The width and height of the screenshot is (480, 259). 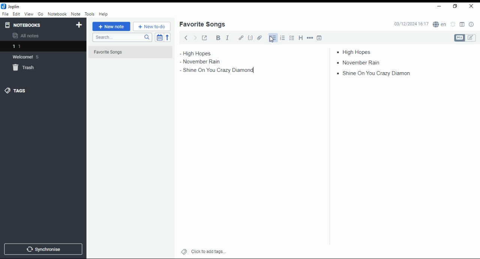 What do you see at coordinates (15, 90) in the screenshot?
I see `tags` at bounding box center [15, 90].